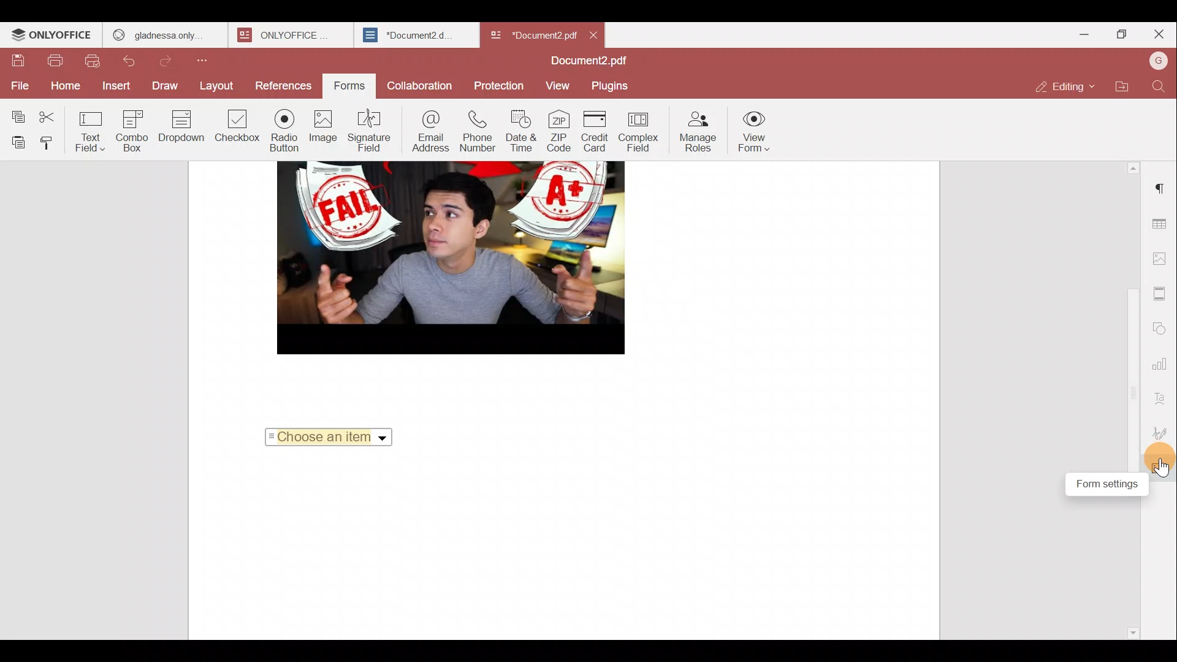 The image size is (1177, 662). Describe the element at coordinates (16, 142) in the screenshot. I see `Paste` at that location.